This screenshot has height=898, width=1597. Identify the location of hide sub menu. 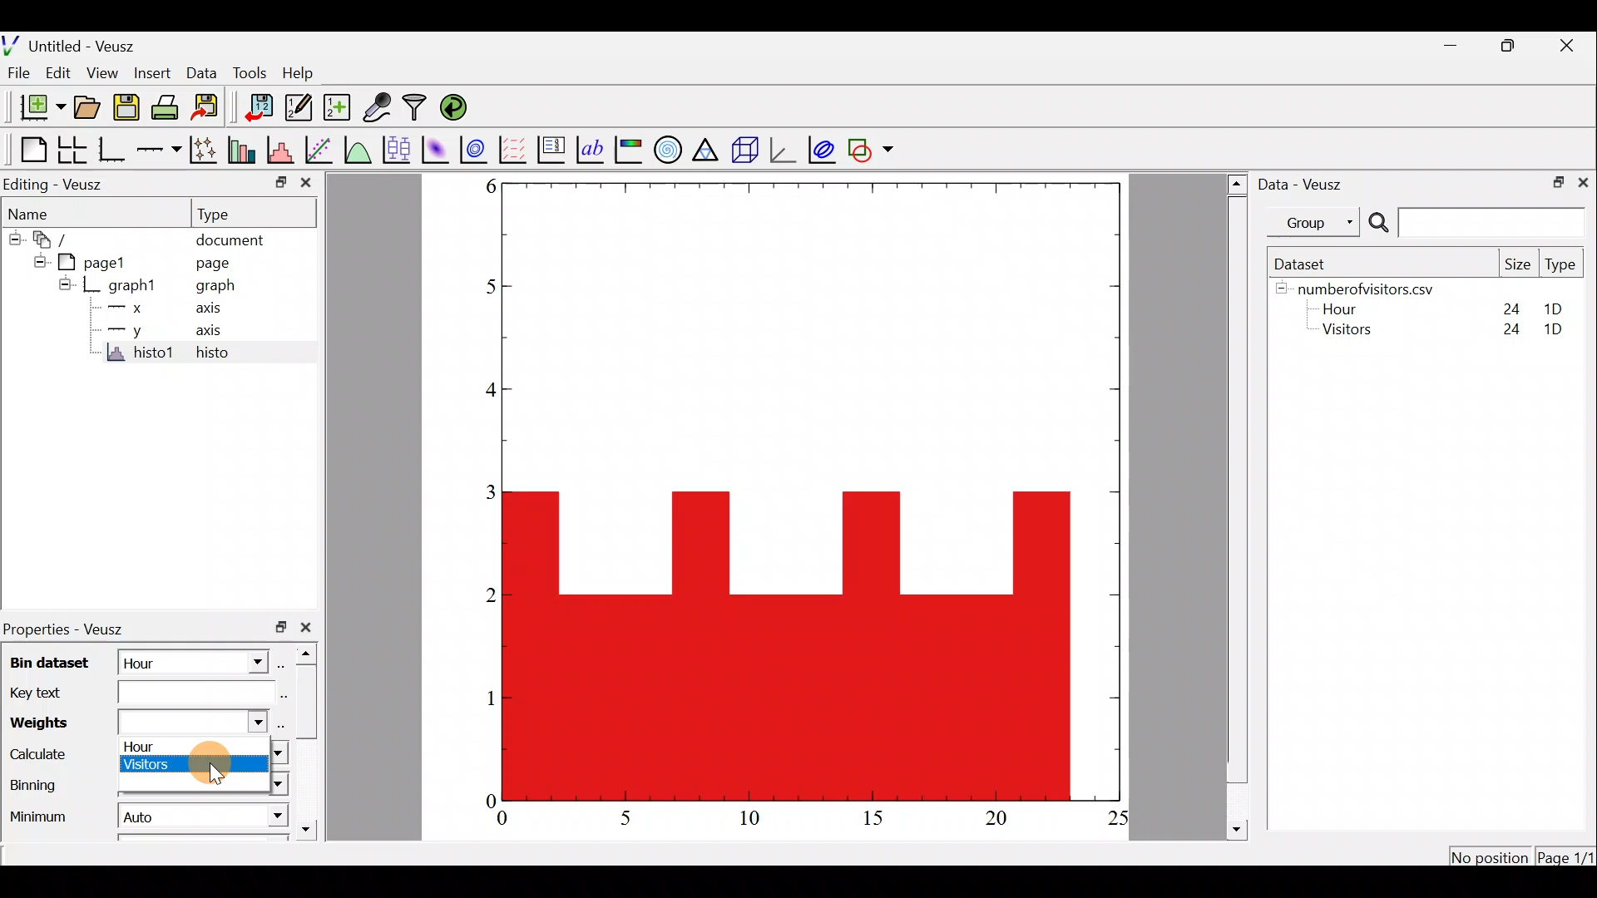
(12, 237).